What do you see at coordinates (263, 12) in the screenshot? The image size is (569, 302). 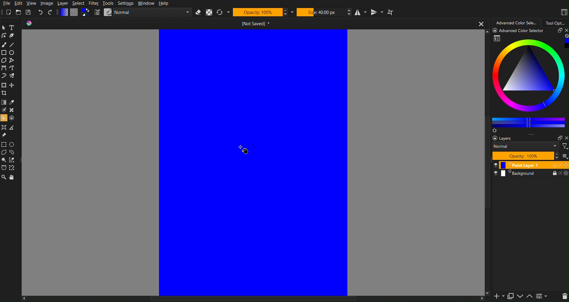 I see `Opacity 100%` at bounding box center [263, 12].